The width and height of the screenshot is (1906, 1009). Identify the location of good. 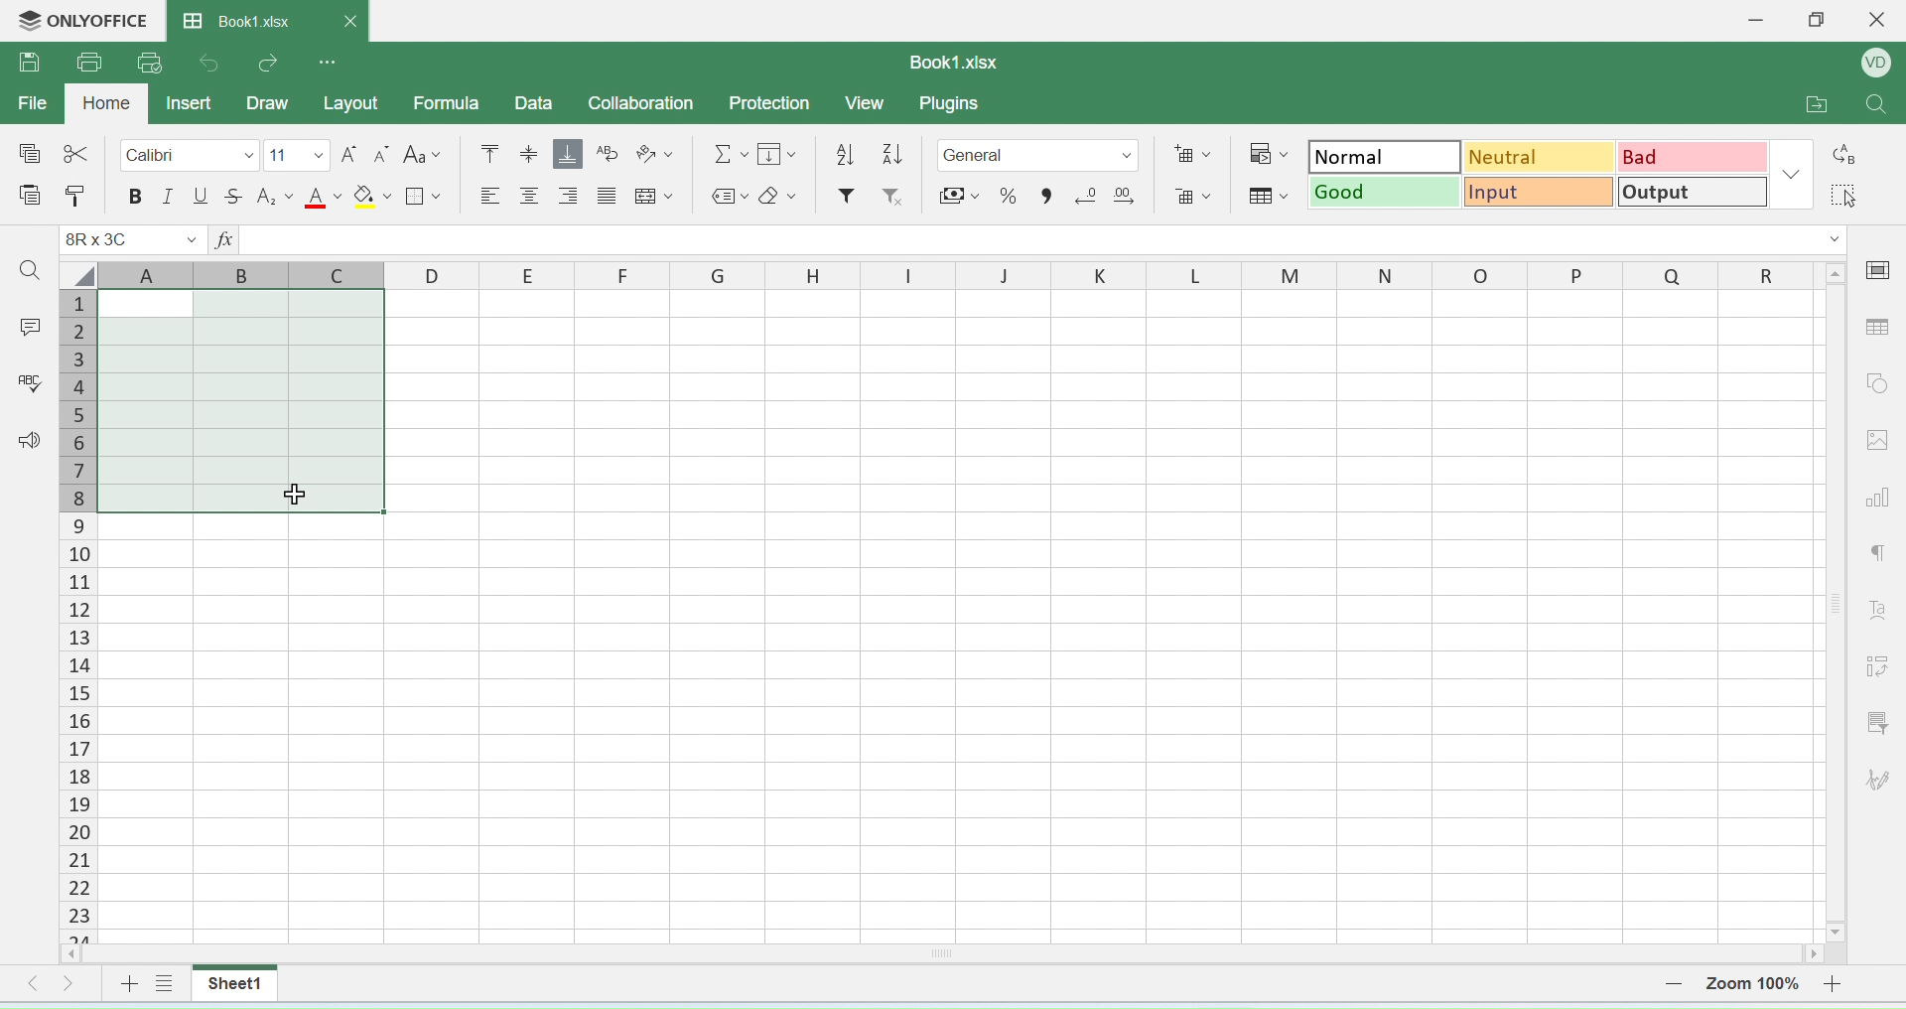
(1383, 192).